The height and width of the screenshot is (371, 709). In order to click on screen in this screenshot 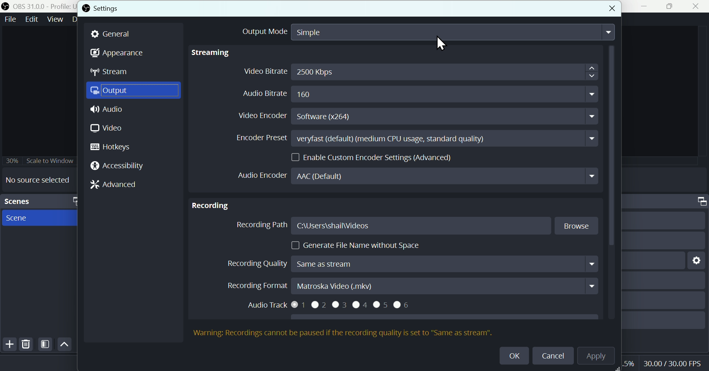, I will do `click(41, 218)`.